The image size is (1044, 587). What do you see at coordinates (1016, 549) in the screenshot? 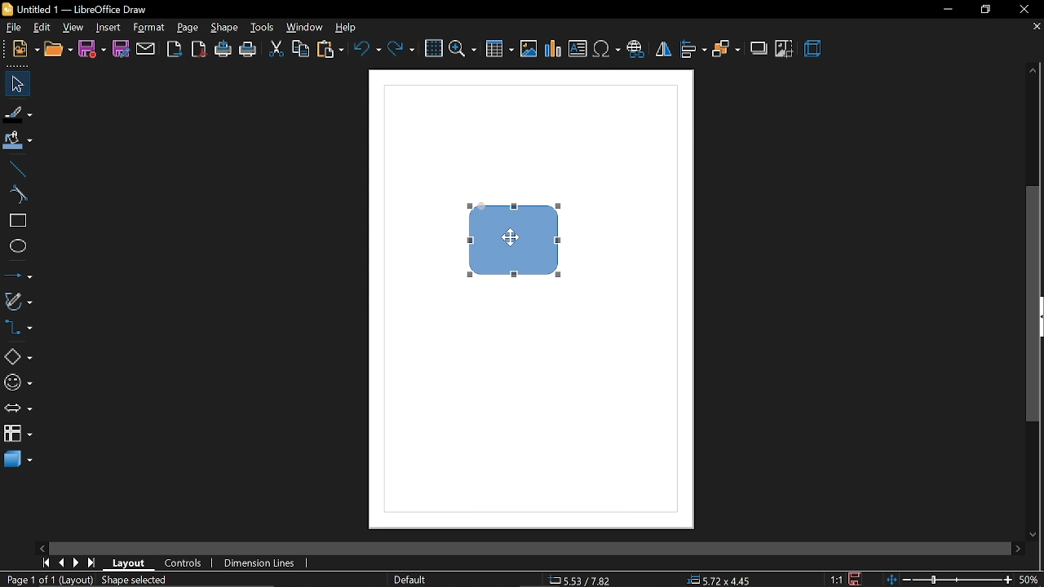
I see `move right` at bounding box center [1016, 549].